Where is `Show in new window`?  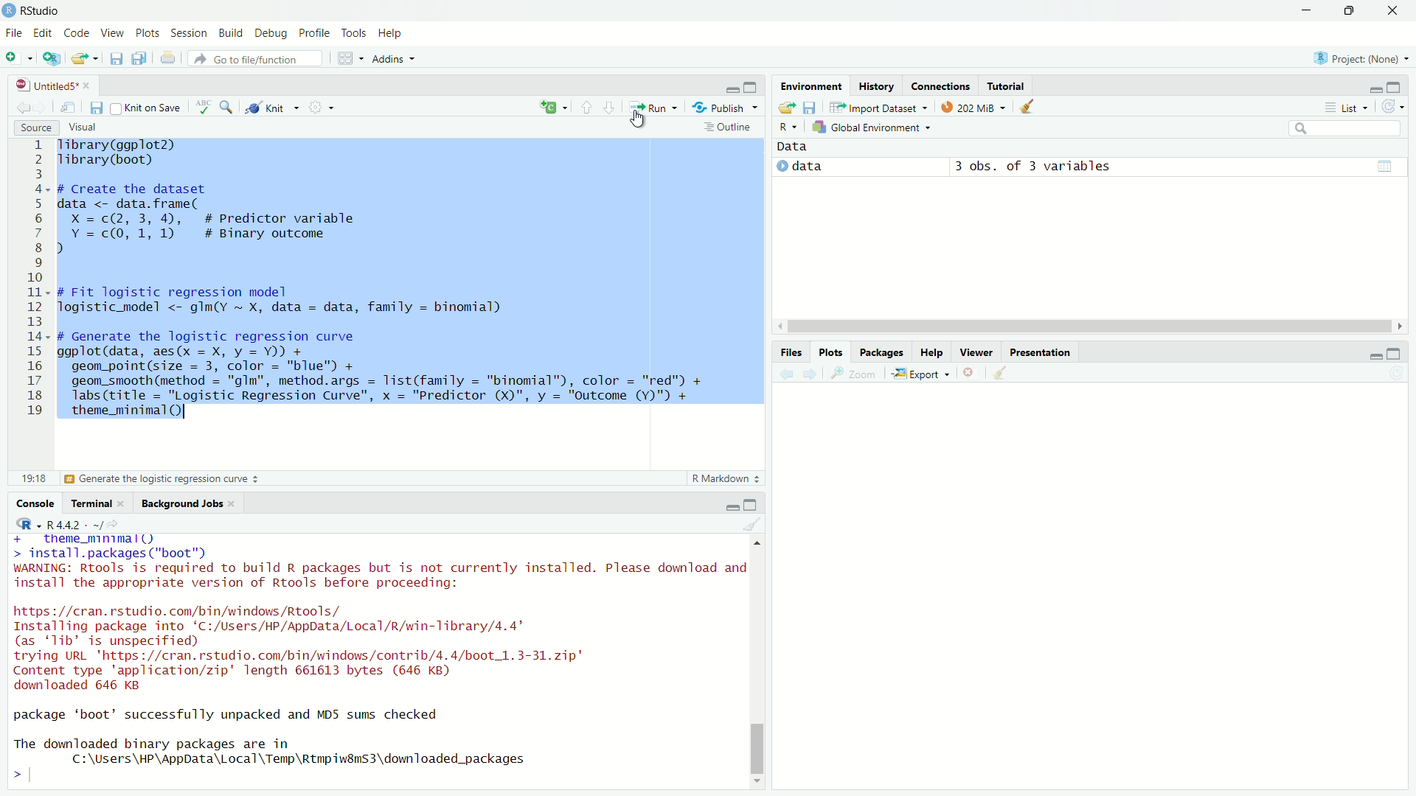
Show in new window is located at coordinates (68, 108).